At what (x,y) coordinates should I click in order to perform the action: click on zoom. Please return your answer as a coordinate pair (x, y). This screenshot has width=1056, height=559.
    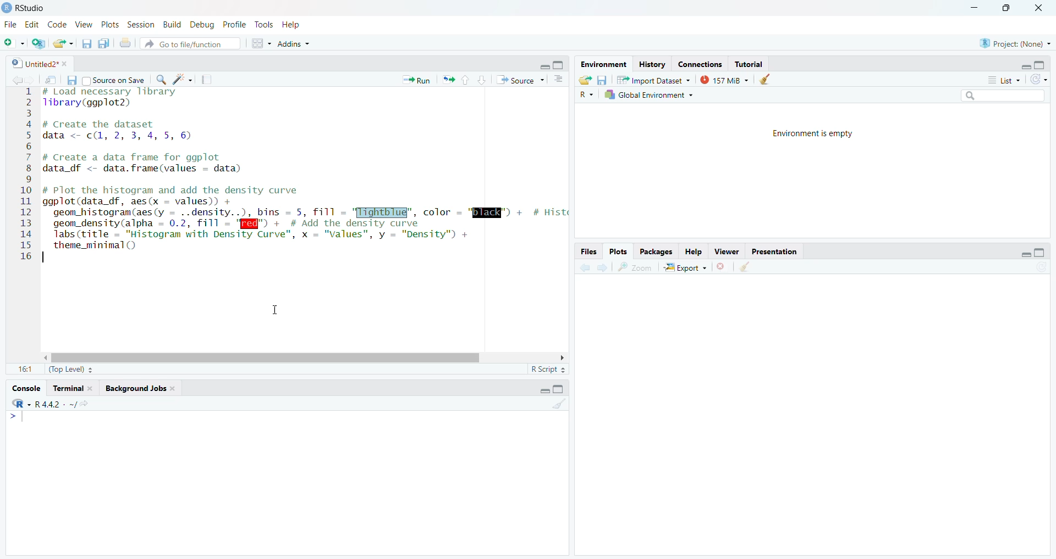
    Looking at the image, I should click on (634, 268).